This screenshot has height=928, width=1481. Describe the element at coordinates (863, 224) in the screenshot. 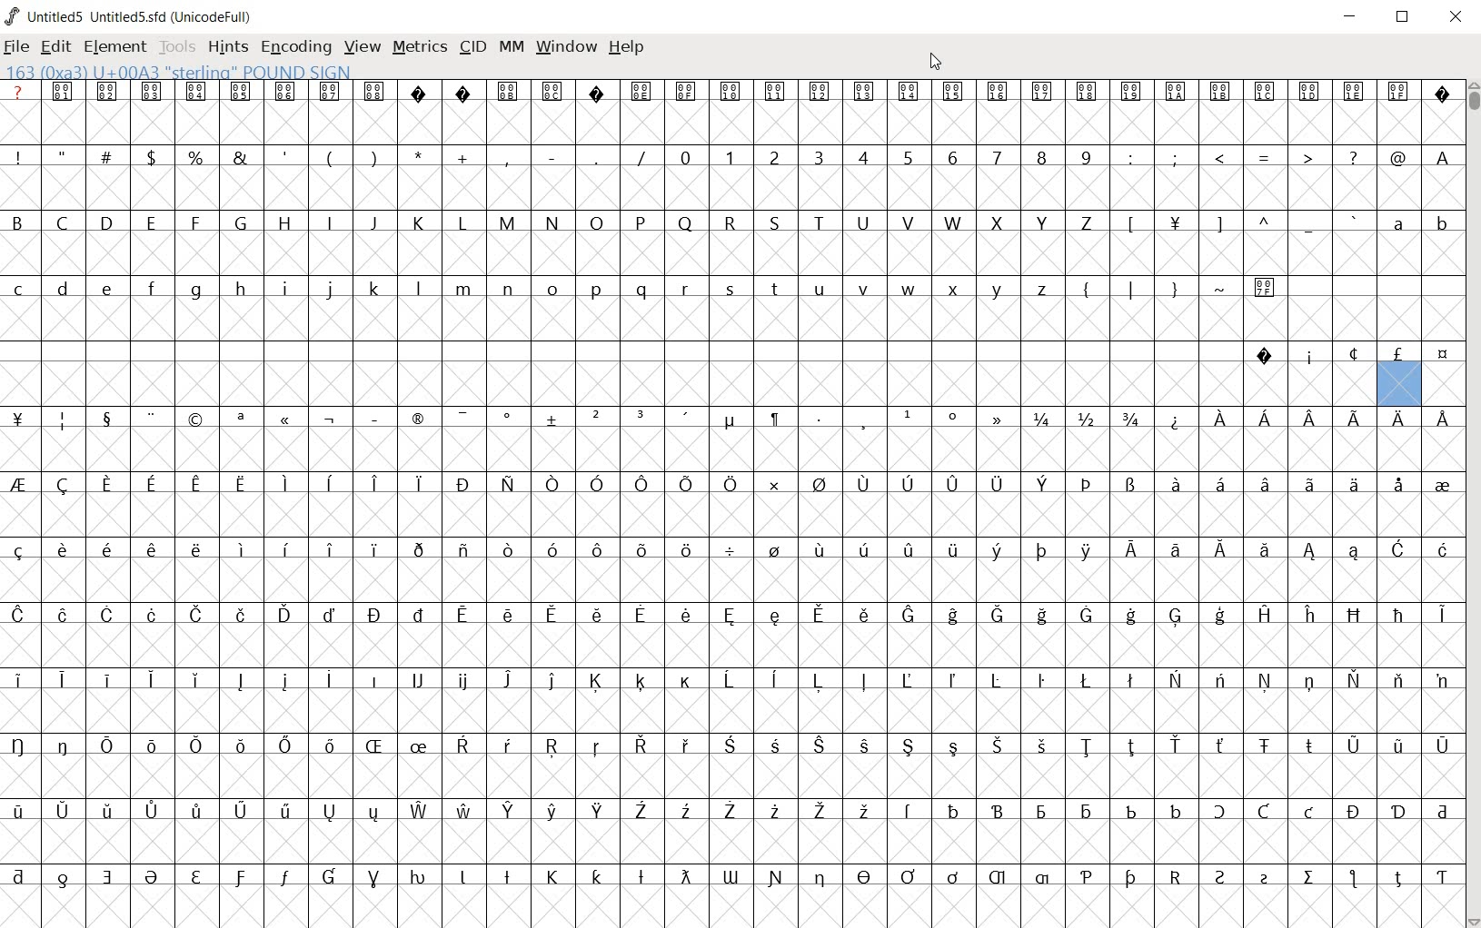

I see `U` at that location.